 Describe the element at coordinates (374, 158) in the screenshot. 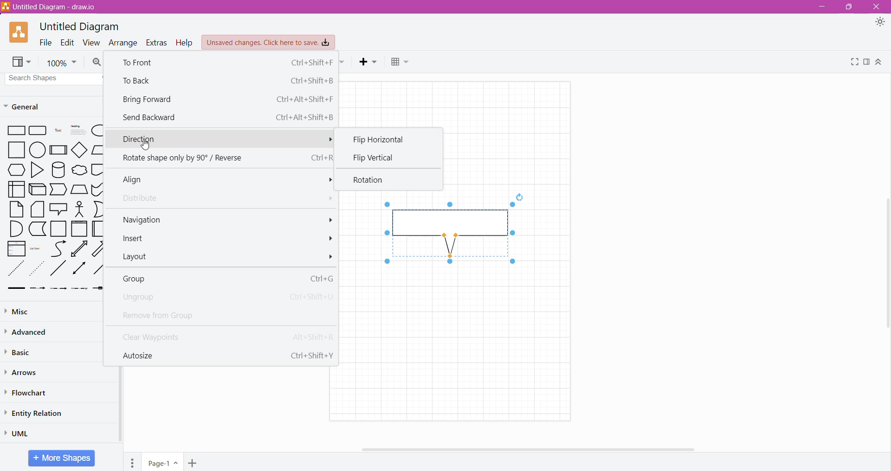

I see `Flip Vertical` at that location.